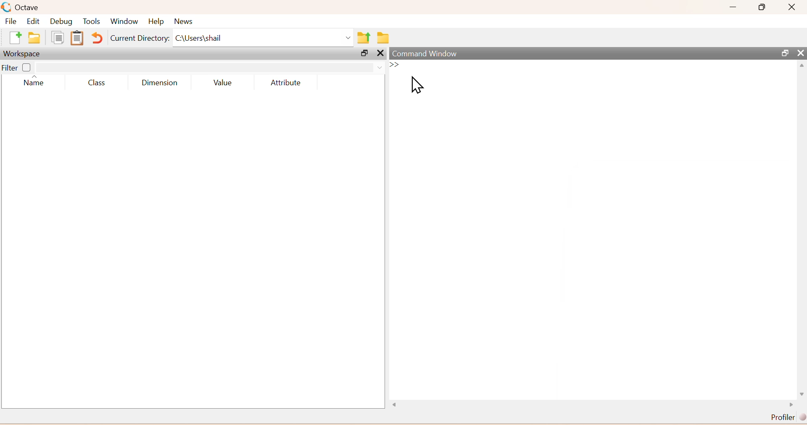 The image size is (807, 425). Describe the element at coordinates (155, 22) in the screenshot. I see `Help` at that location.